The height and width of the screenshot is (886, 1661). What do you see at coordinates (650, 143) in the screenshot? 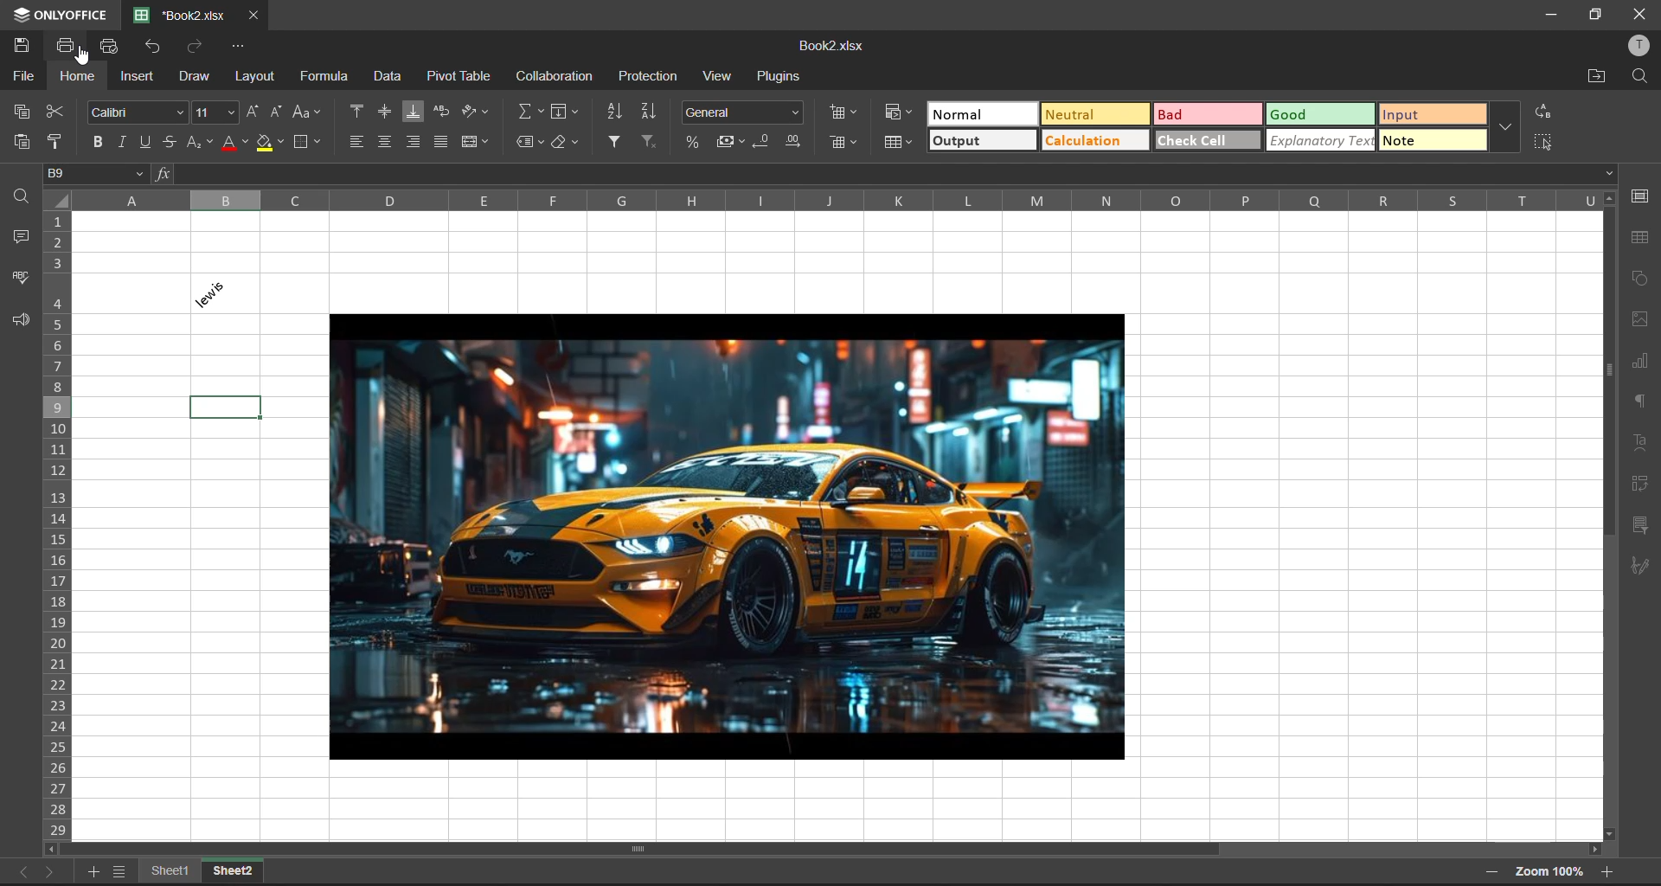
I see `clear filter` at bounding box center [650, 143].